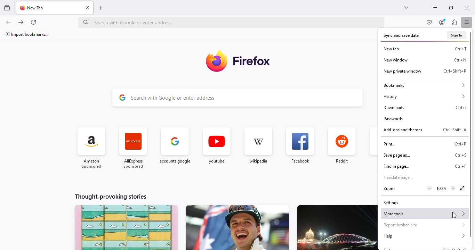 The image size is (475, 250). I want to click on translate page, so click(398, 178).